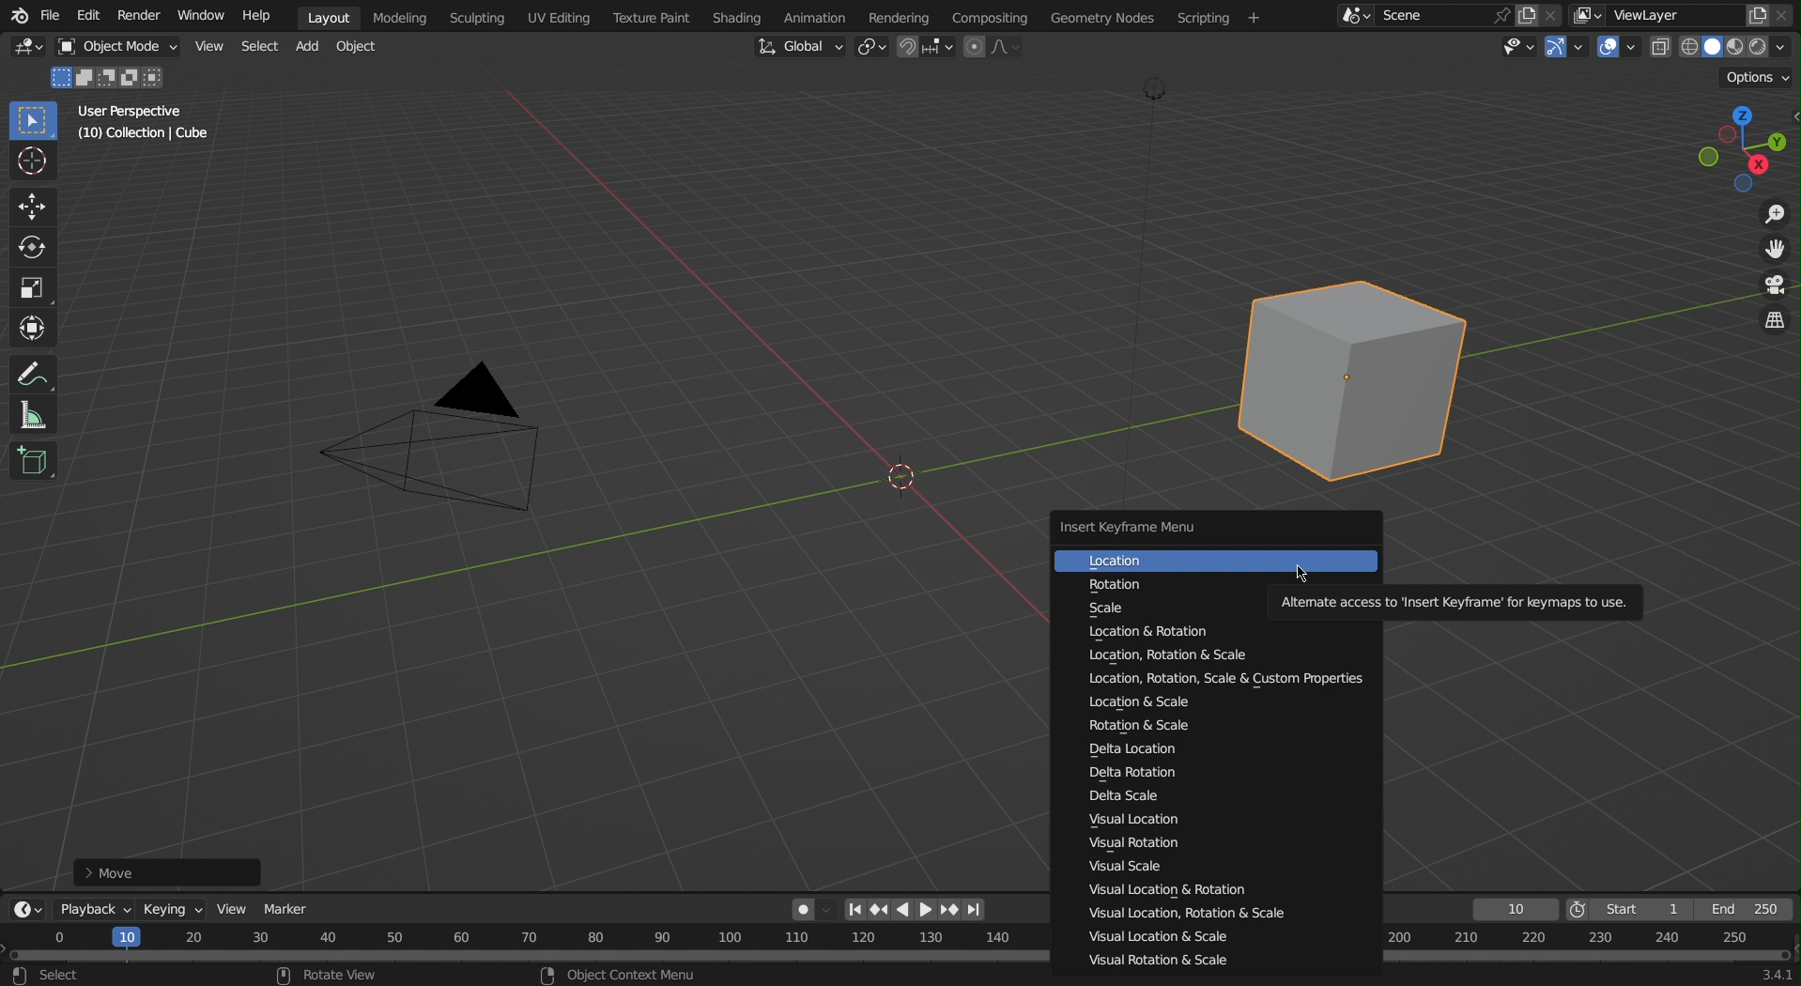  What do you see at coordinates (443, 449) in the screenshot?
I see `Camera` at bounding box center [443, 449].